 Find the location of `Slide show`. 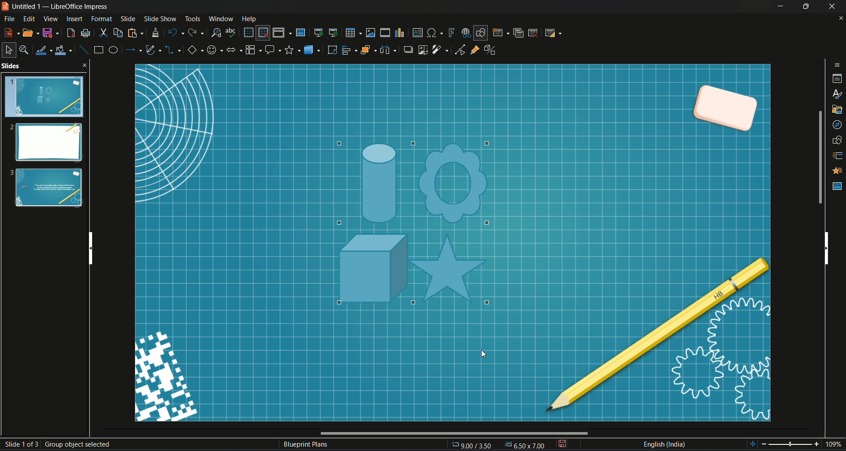

Slide show is located at coordinates (160, 18).